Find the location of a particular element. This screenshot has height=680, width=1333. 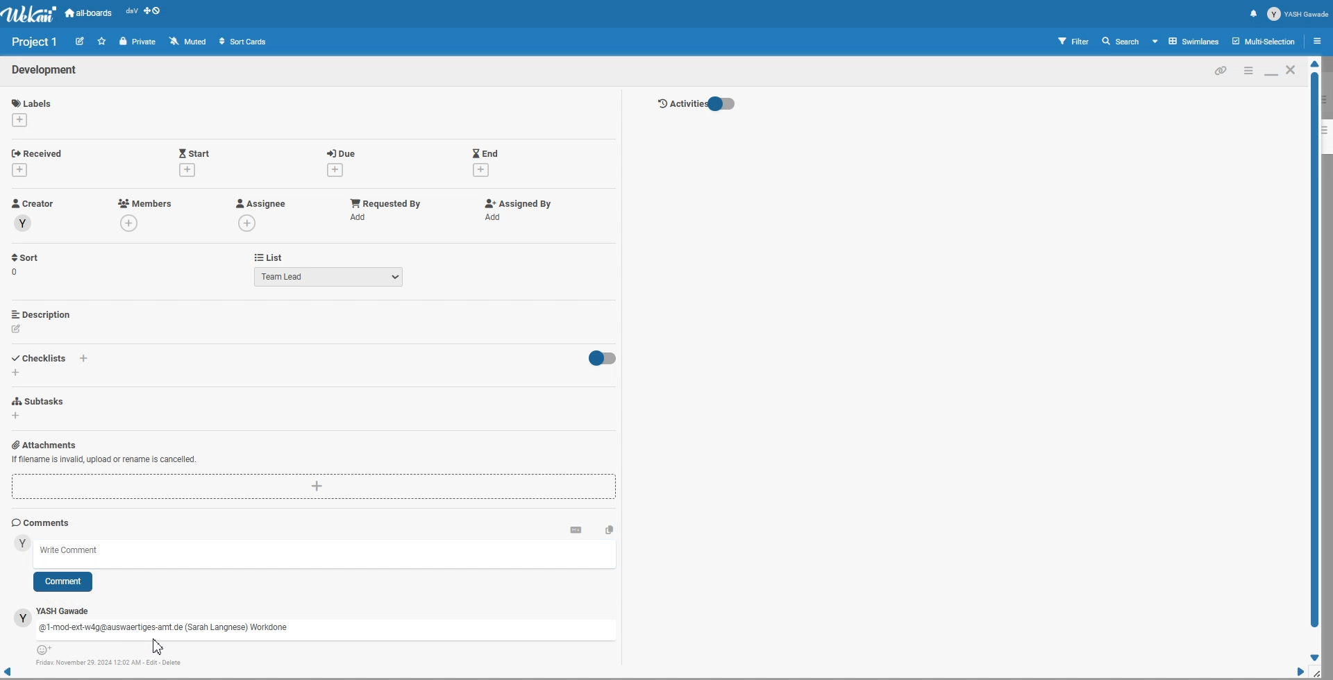

React Emoji is located at coordinates (47, 650).